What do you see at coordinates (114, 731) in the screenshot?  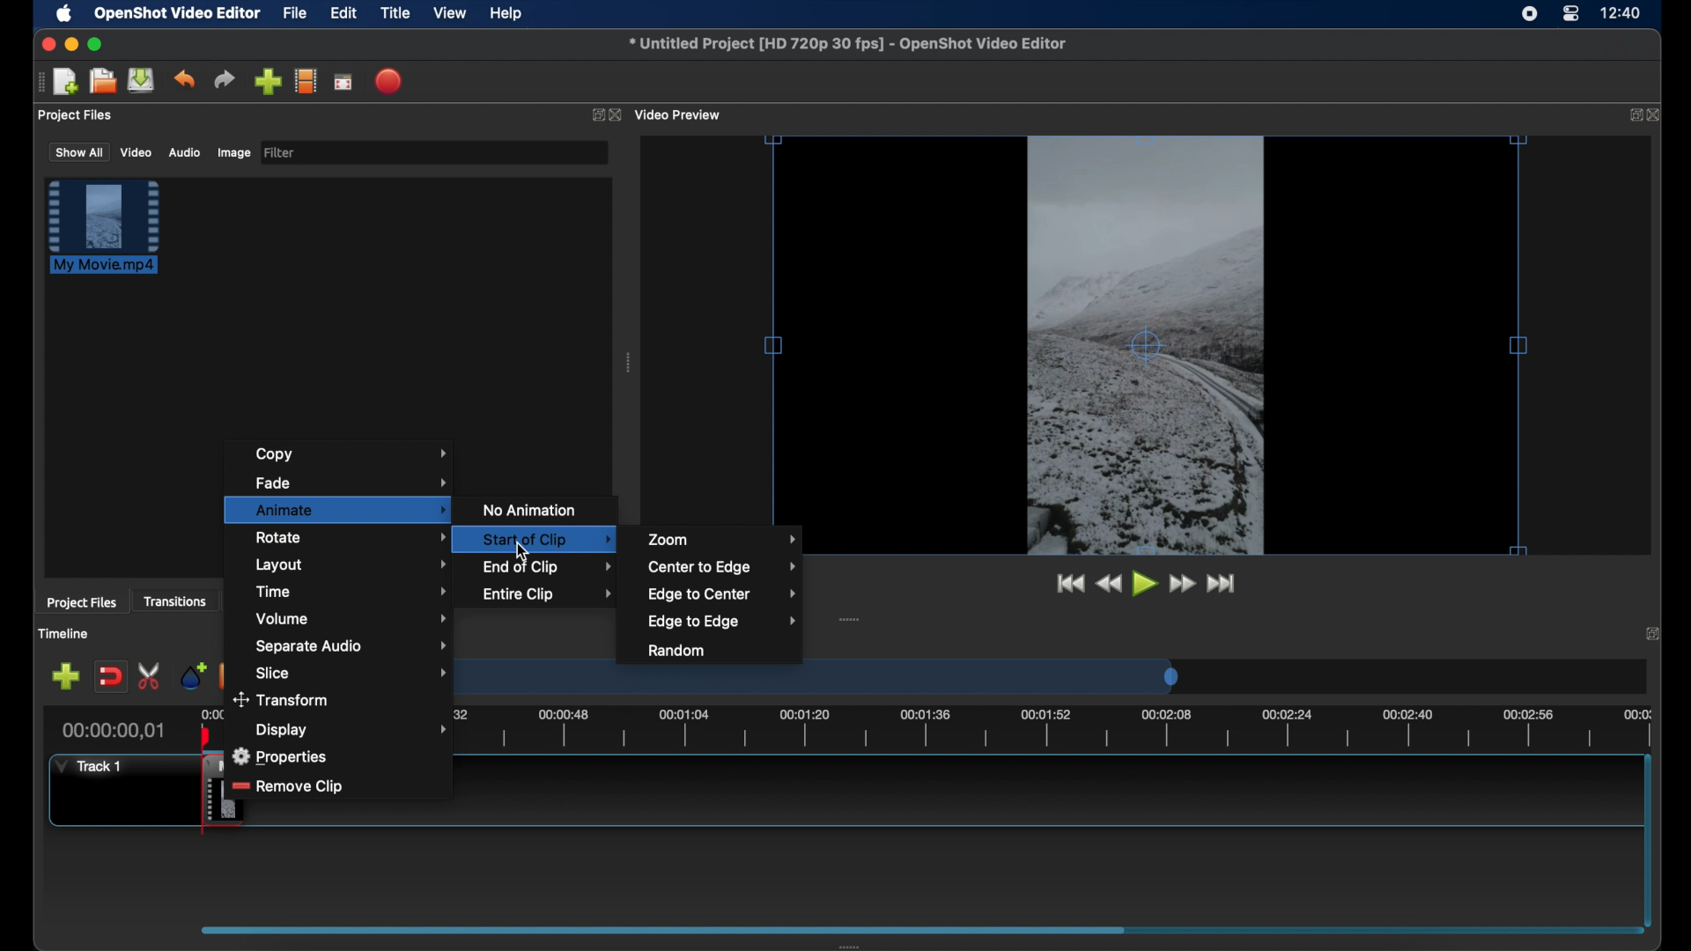 I see `current time indicator` at bounding box center [114, 731].